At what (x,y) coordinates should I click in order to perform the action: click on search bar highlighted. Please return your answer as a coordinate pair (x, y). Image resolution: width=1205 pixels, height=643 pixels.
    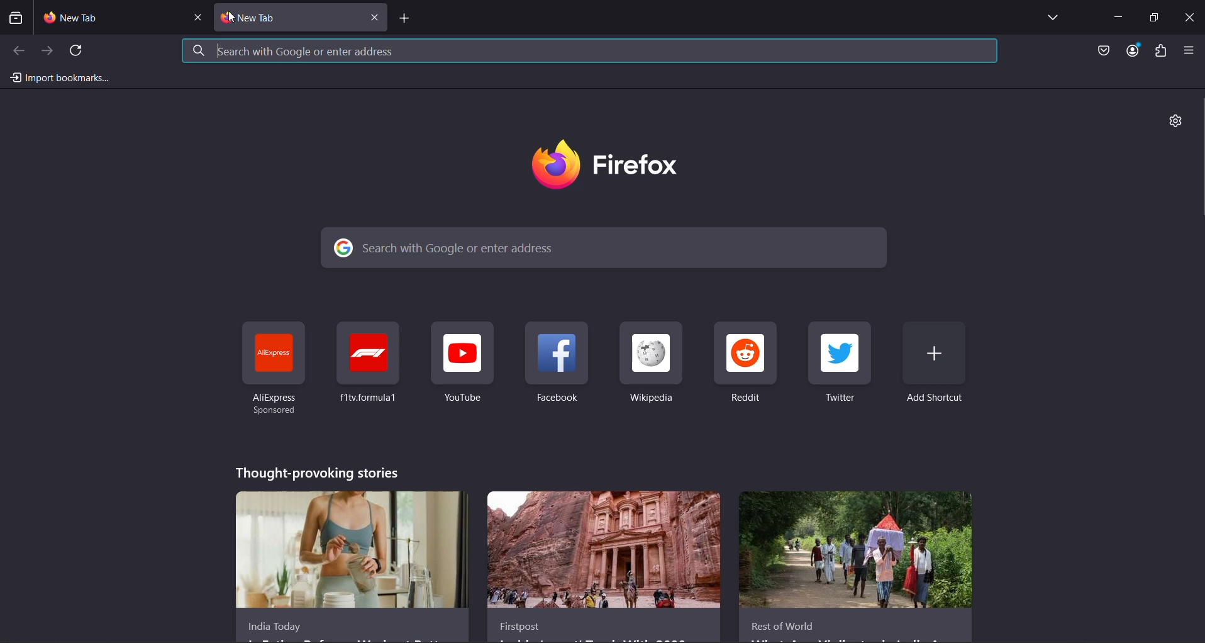
    Looking at the image, I should click on (479, 48).